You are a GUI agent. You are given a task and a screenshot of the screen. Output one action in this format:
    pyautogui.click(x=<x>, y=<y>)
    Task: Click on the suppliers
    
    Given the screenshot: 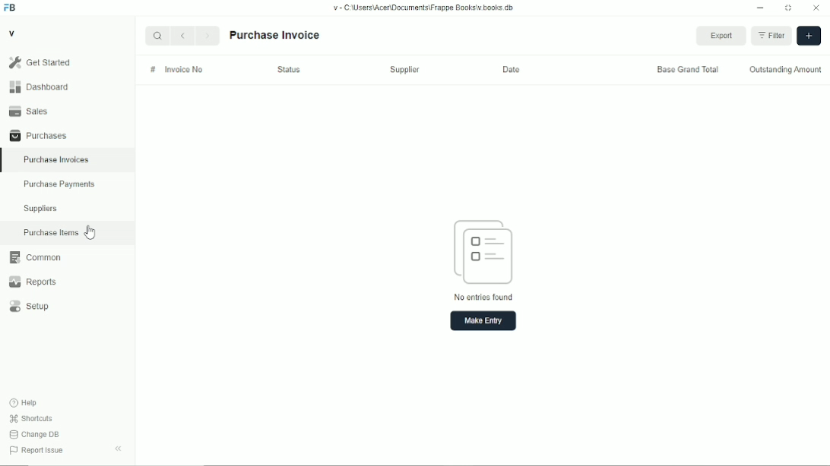 What is the action you would take?
    pyautogui.click(x=40, y=209)
    